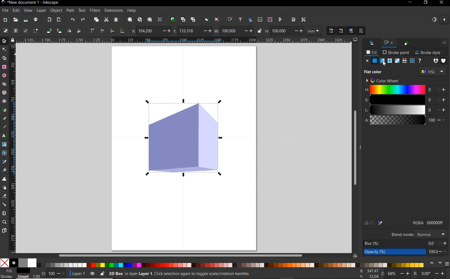 The image size is (450, 279). Describe the element at coordinates (280, 20) in the screenshot. I see `OPEN ALIGN AND DISTRIBUTE` at that location.